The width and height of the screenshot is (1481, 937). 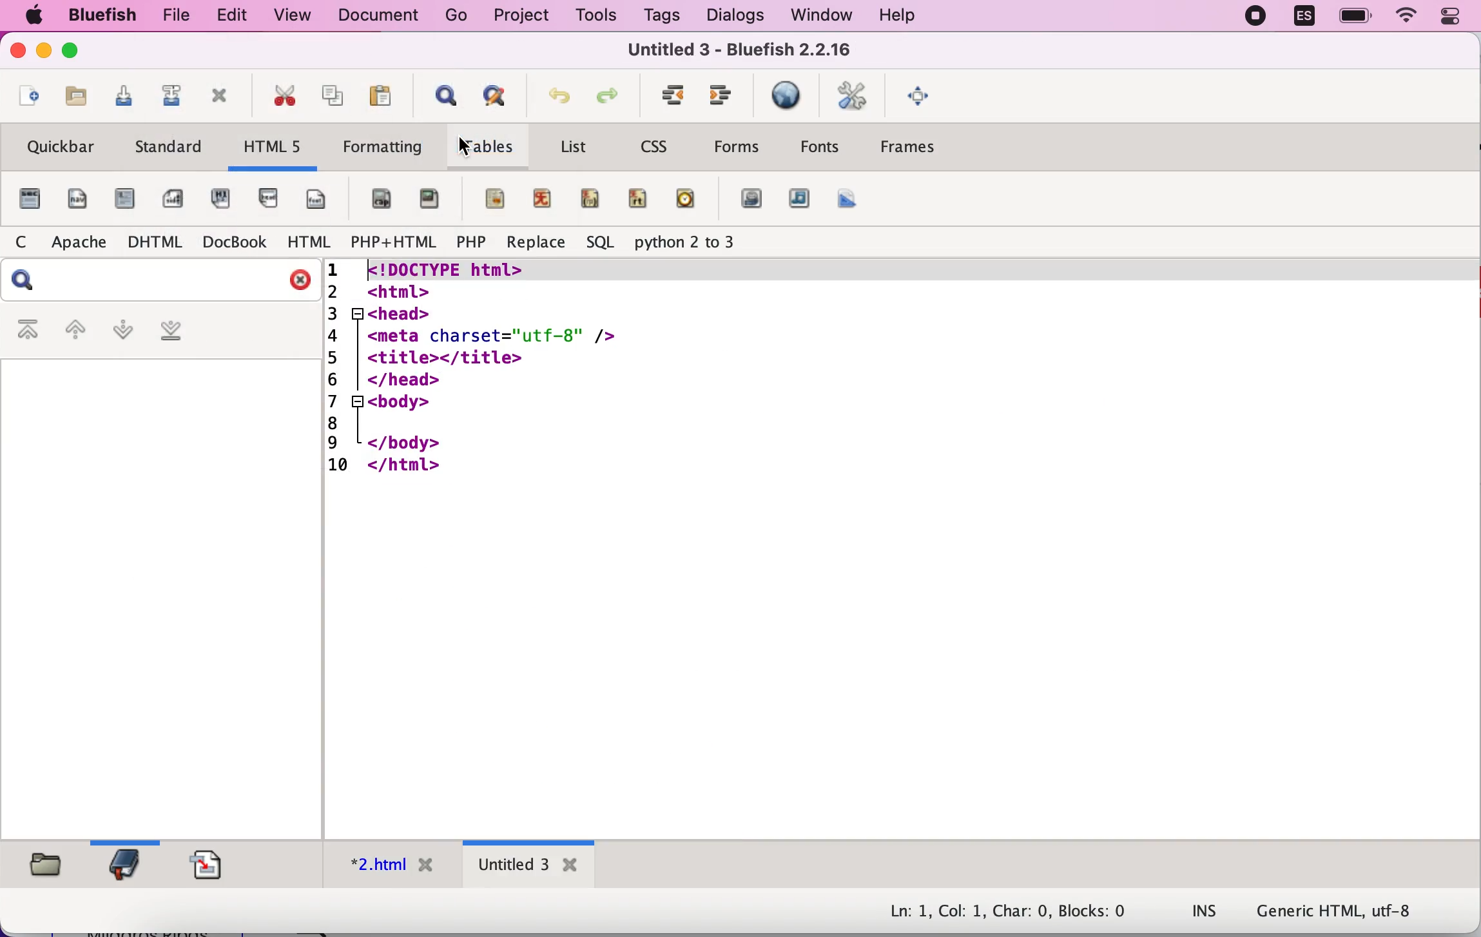 What do you see at coordinates (592, 15) in the screenshot?
I see `tools` at bounding box center [592, 15].